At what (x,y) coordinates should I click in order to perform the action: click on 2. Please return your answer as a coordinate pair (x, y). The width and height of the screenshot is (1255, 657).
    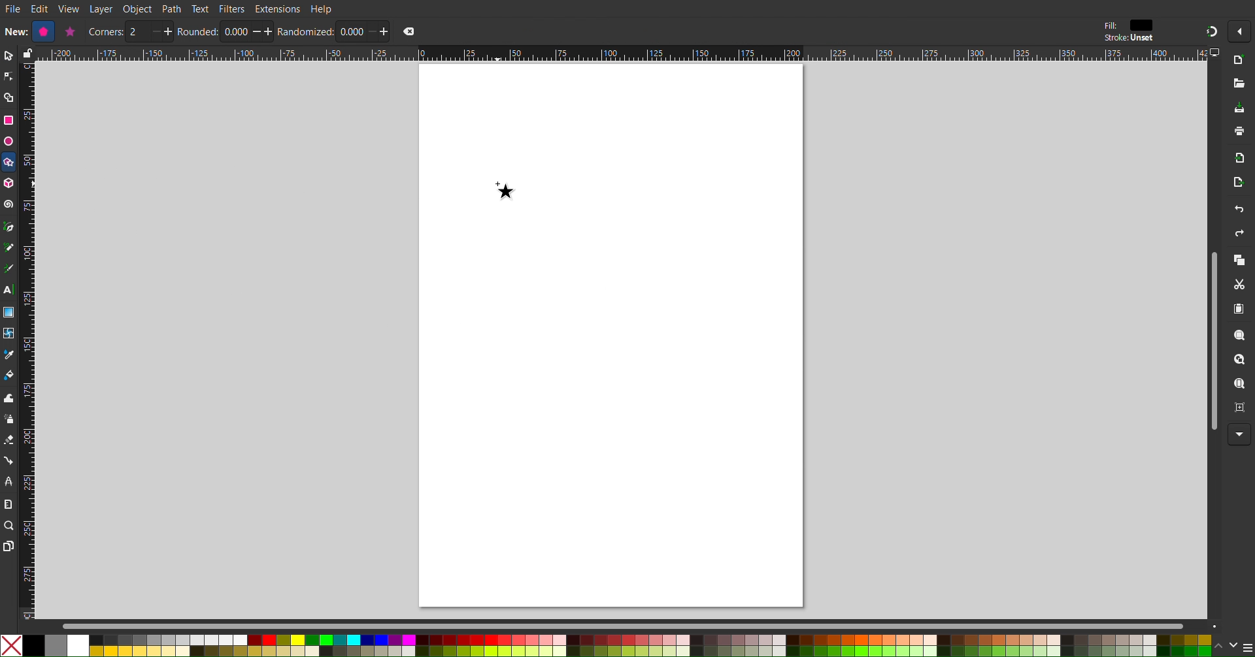
    Looking at the image, I should click on (137, 32).